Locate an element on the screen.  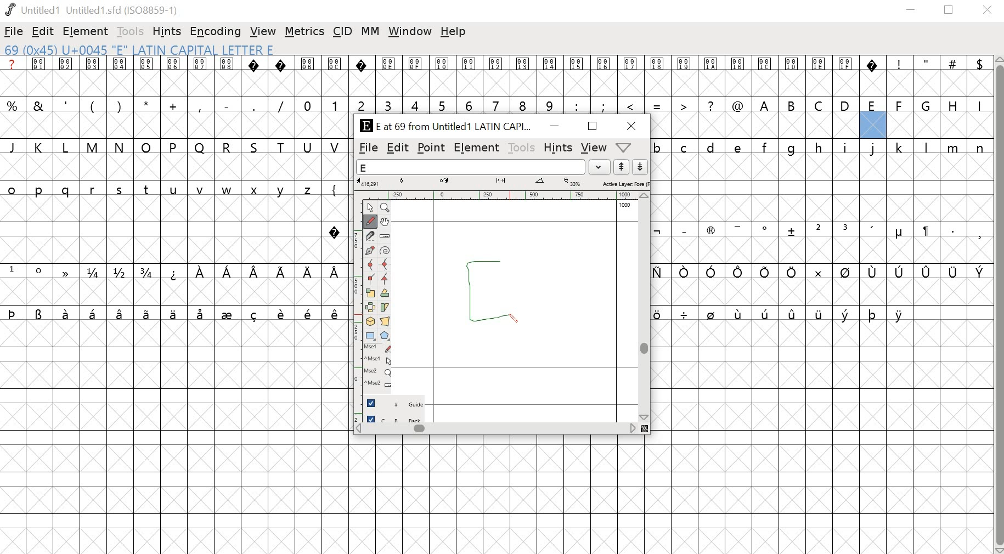
restore down is located at coordinates (949, 10).